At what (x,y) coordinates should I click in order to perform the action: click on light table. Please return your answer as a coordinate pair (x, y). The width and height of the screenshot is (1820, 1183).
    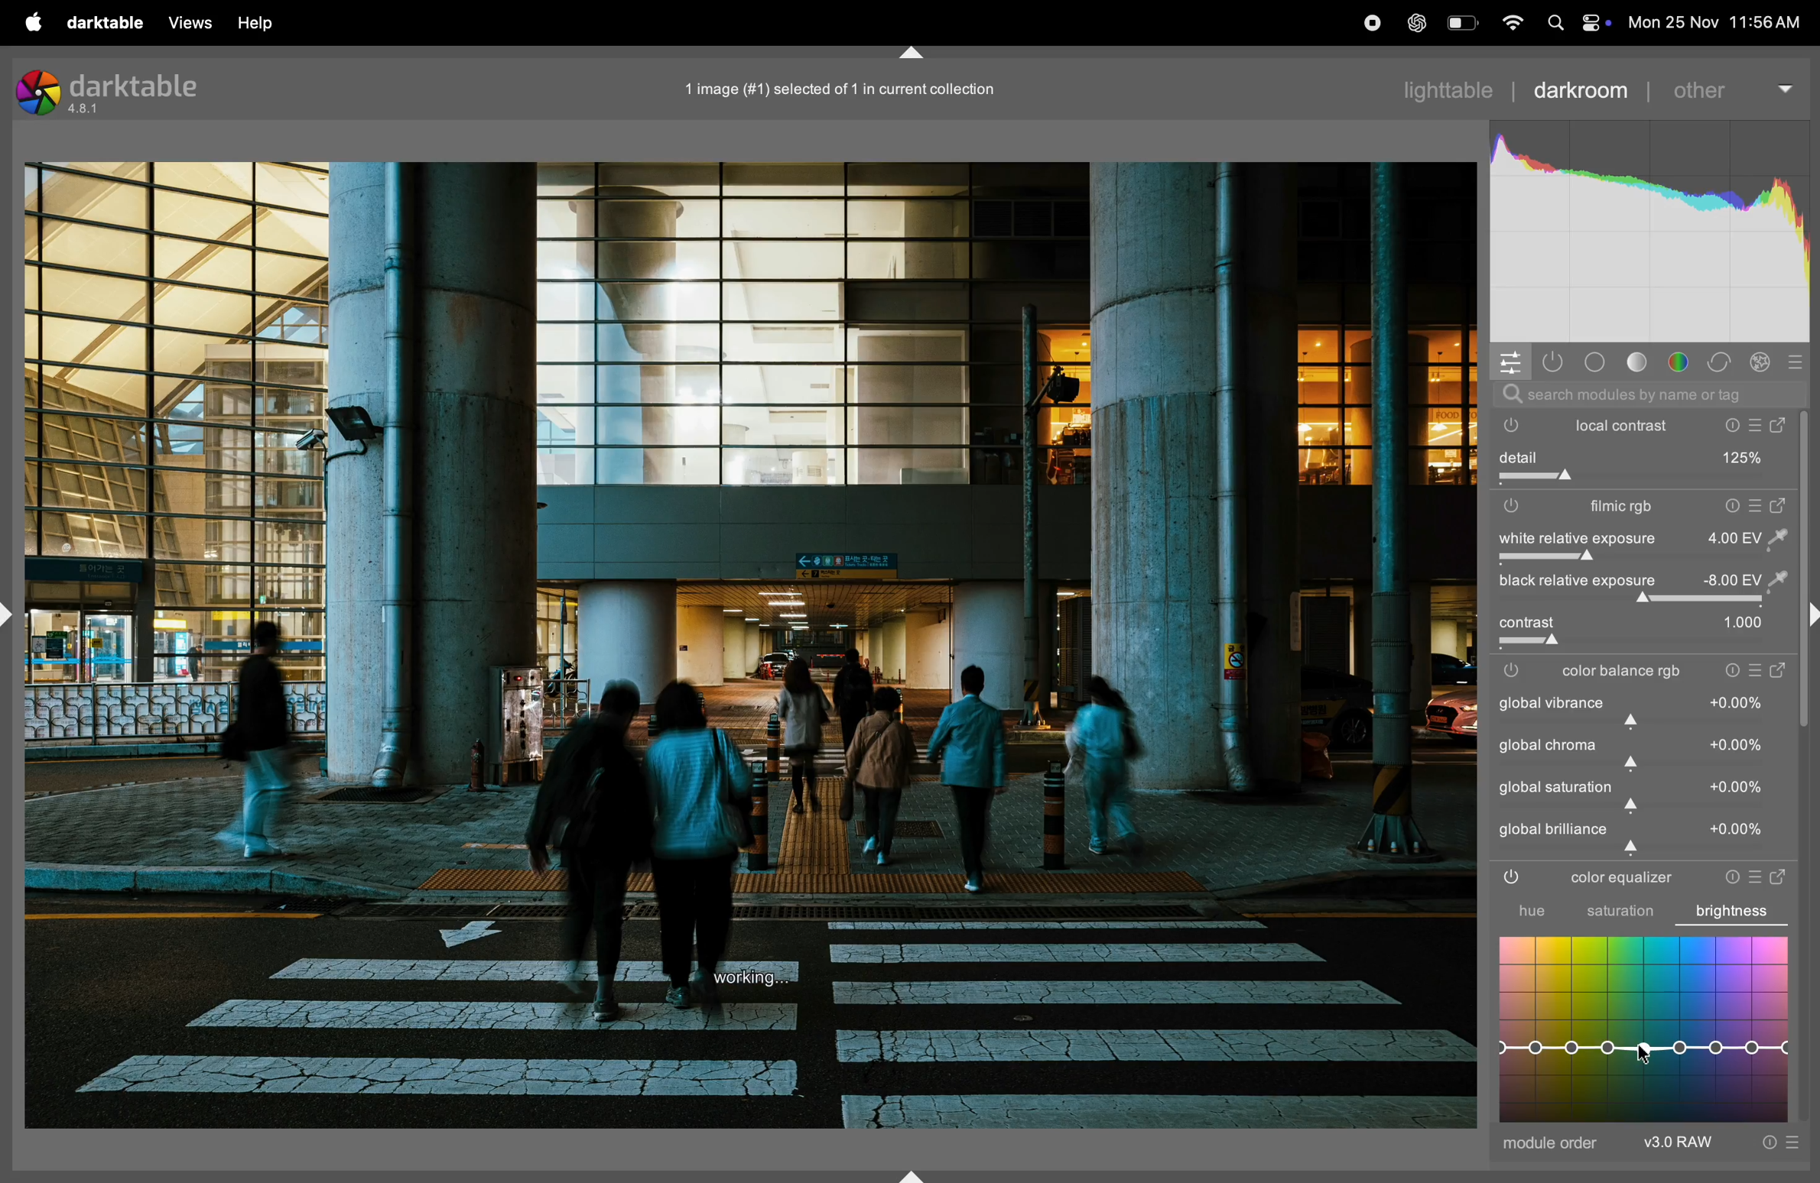
    Looking at the image, I should click on (1448, 88).